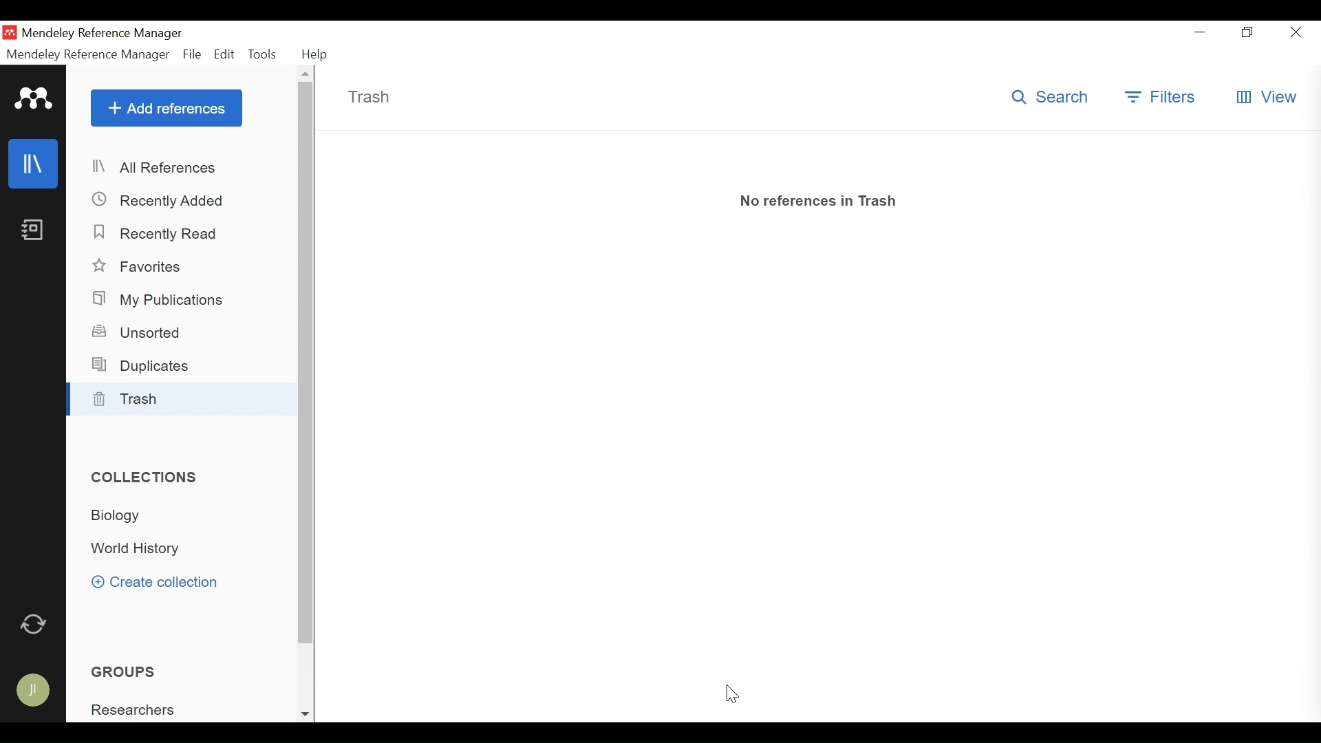 This screenshot has width=1321, height=743. I want to click on All Reference, so click(184, 169).